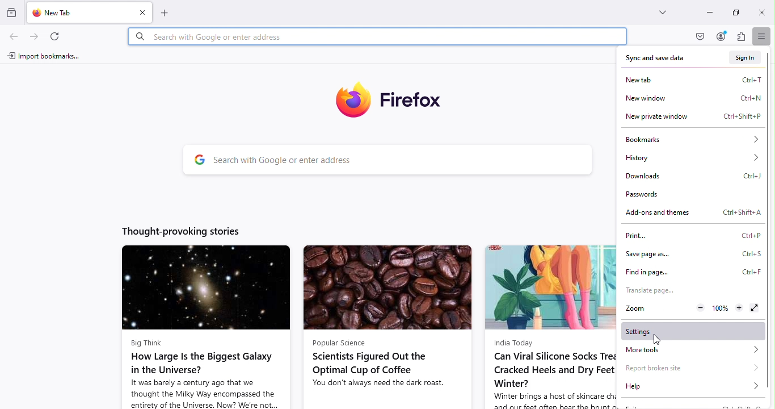  Describe the element at coordinates (770, 236) in the screenshot. I see `Scroll bar` at that location.